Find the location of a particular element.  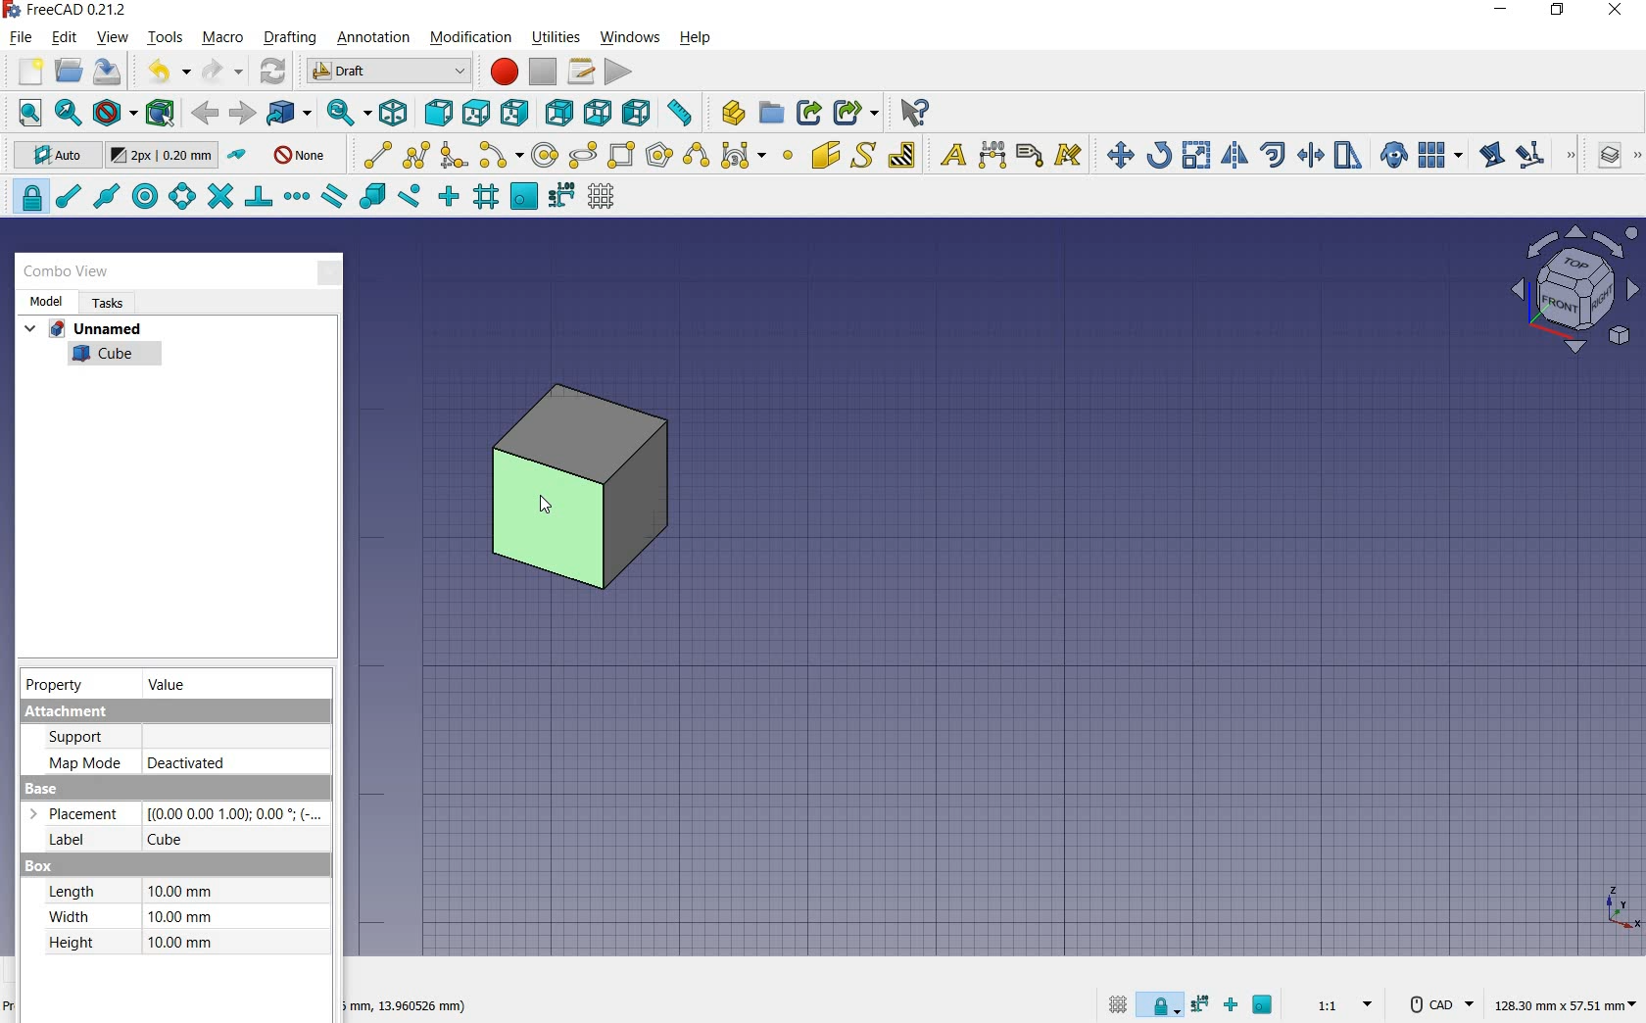

snap parallel is located at coordinates (335, 199).